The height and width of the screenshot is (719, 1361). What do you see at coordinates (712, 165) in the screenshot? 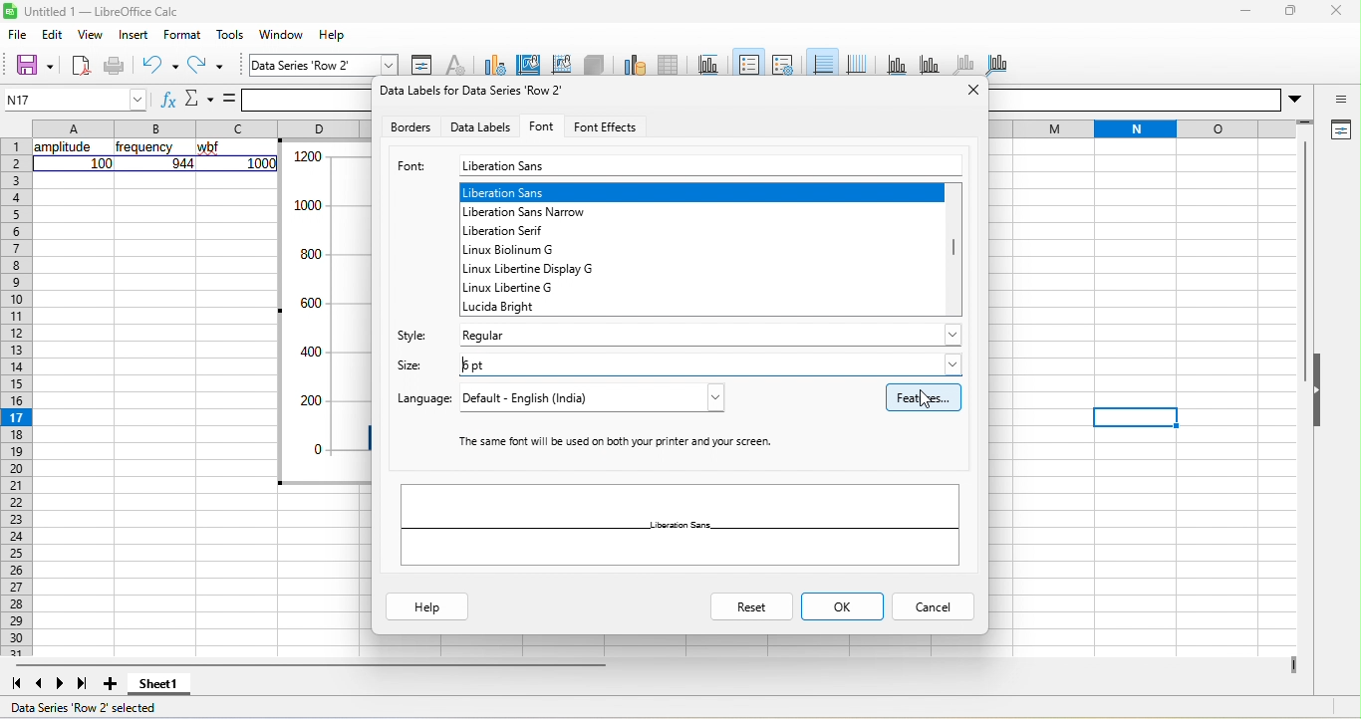
I see `liberation sans` at bounding box center [712, 165].